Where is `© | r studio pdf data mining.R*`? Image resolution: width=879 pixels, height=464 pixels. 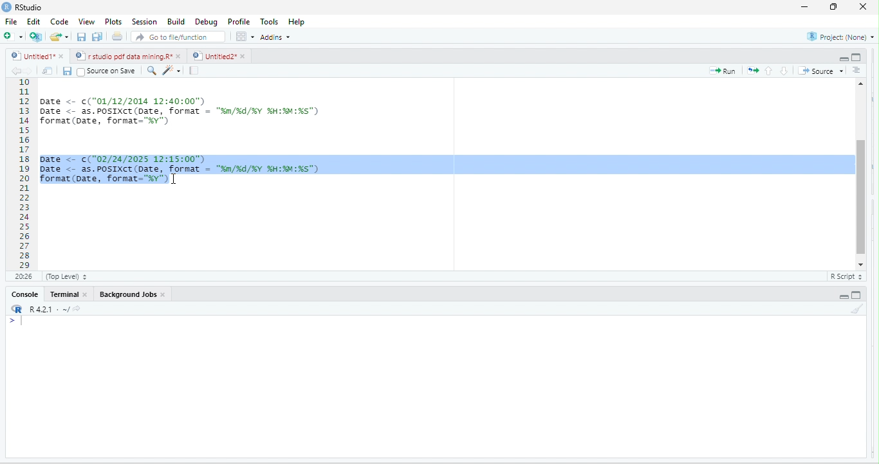
© | r studio pdf data mining.R* is located at coordinates (124, 57).